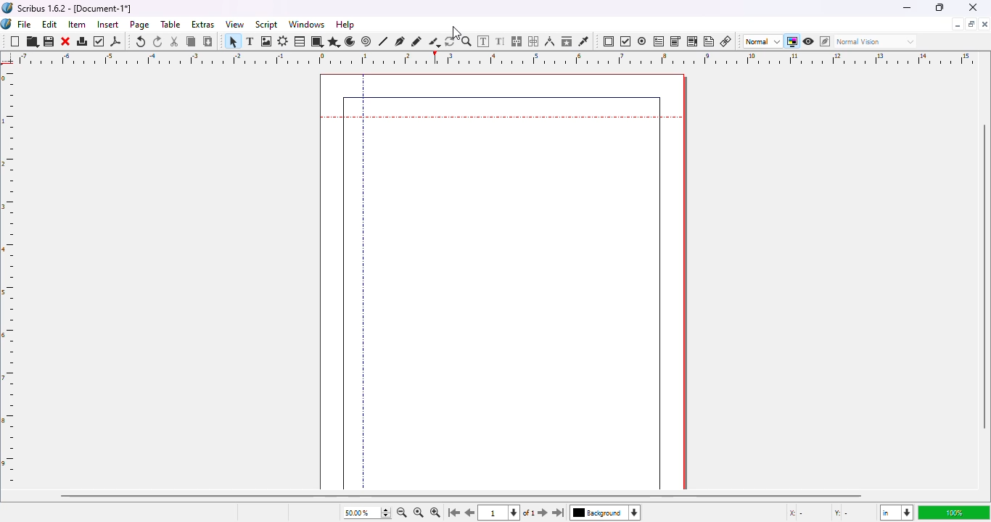  What do you see at coordinates (11, 277) in the screenshot?
I see `ruler` at bounding box center [11, 277].